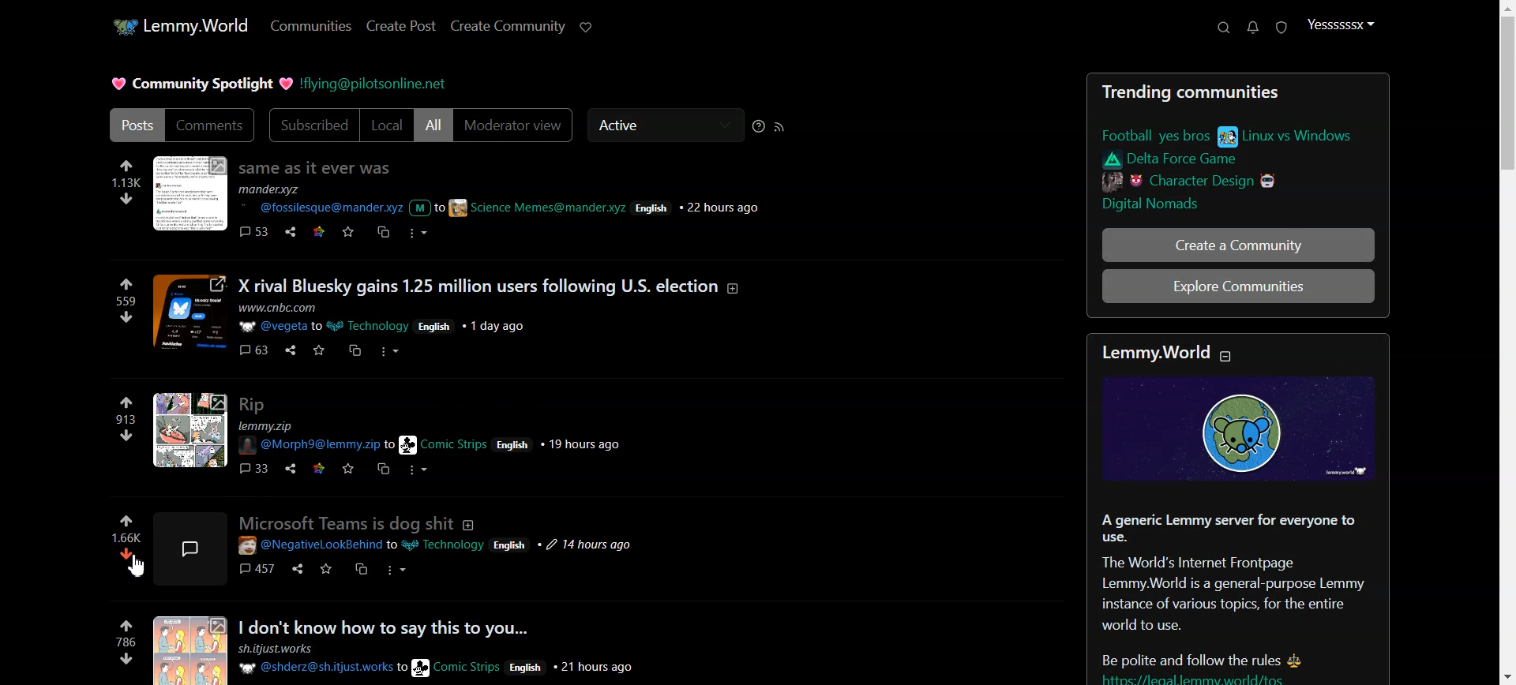 This screenshot has height=685, width=1516. What do you see at coordinates (134, 566) in the screenshot?
I see `Cursor` at bounding box center [134, 566].